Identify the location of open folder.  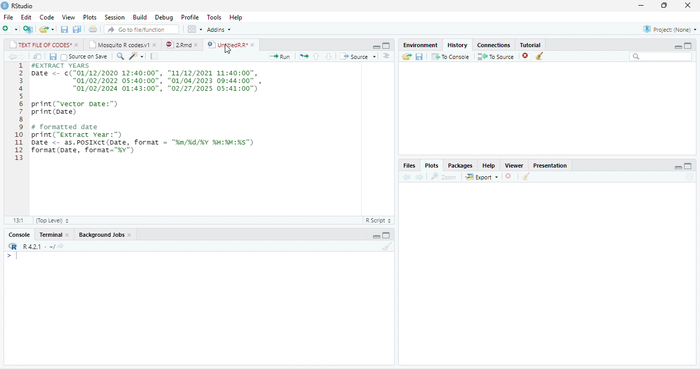
(407, 56).